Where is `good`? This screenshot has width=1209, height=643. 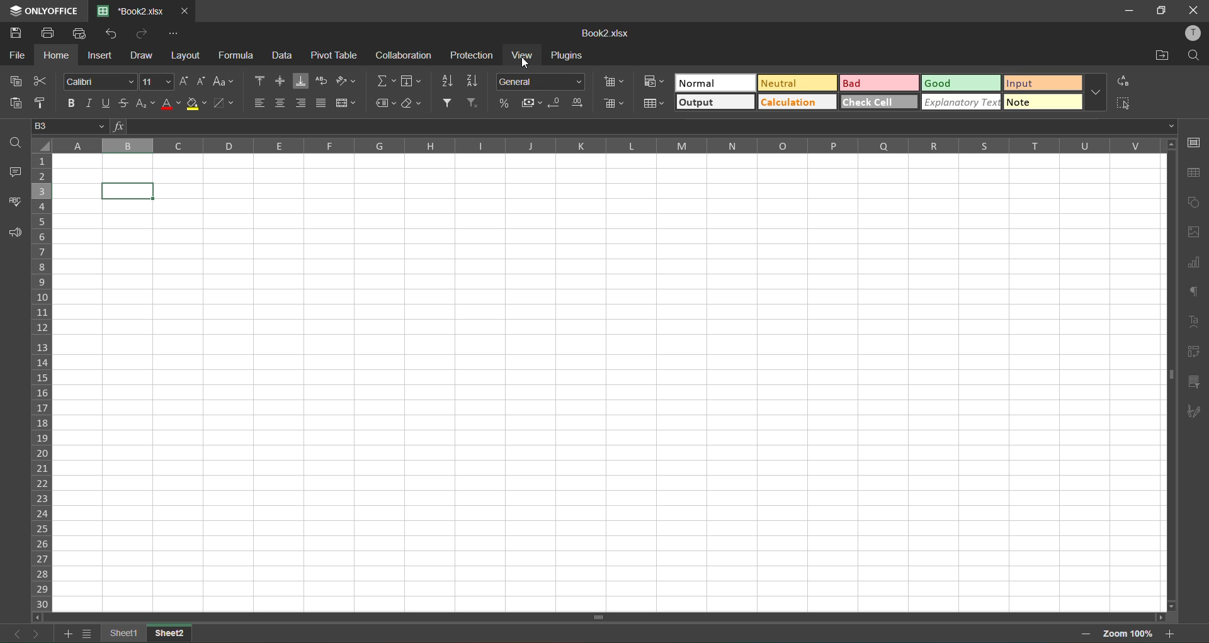
good is located at coordinates (962, 83).